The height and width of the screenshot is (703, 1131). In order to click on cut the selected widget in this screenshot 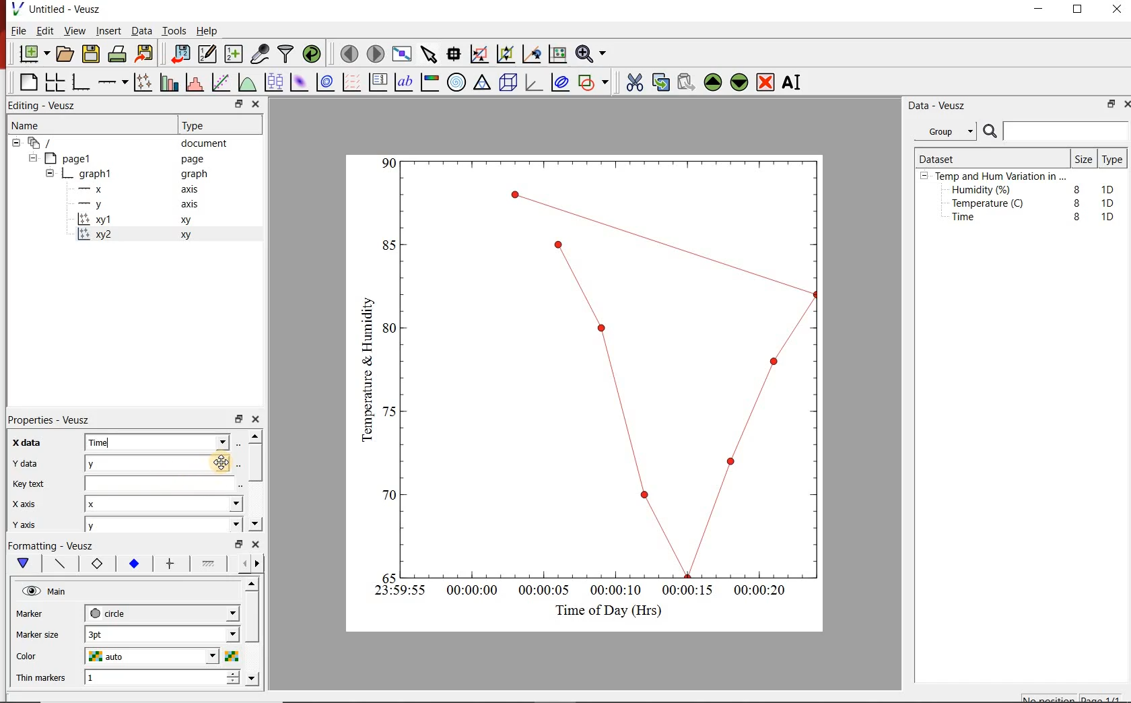, I will do `click(633, 81)`.